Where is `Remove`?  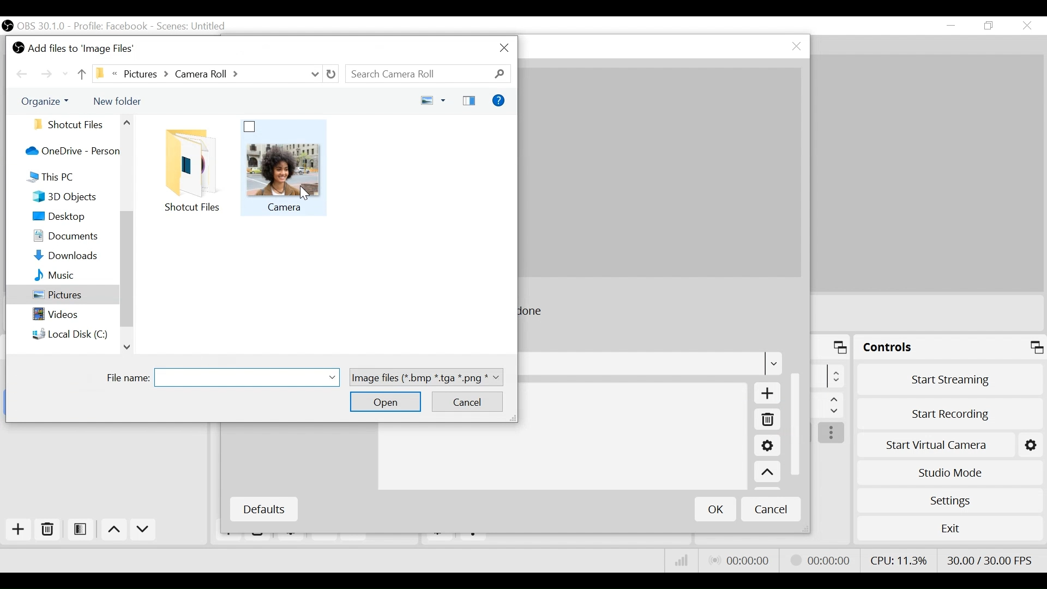 Remove is located at coordinates (48, 530).